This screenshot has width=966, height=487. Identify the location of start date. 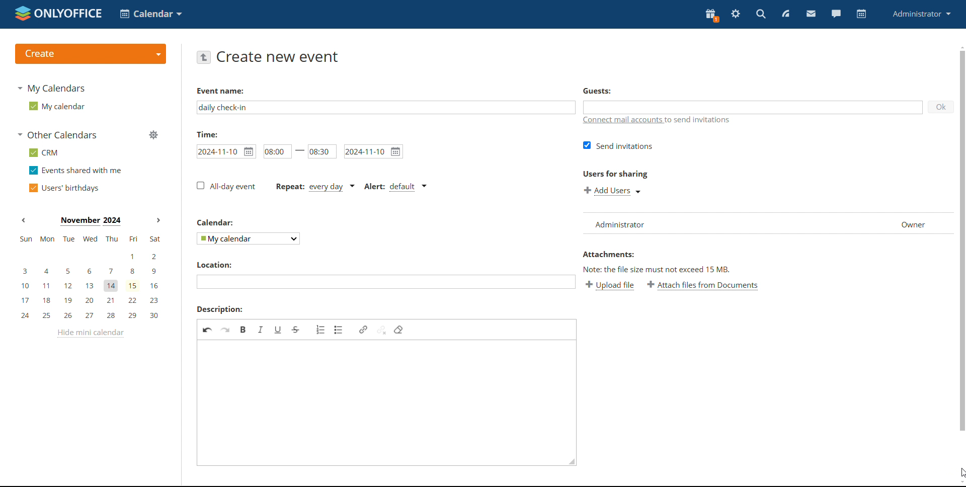
(226, 150).